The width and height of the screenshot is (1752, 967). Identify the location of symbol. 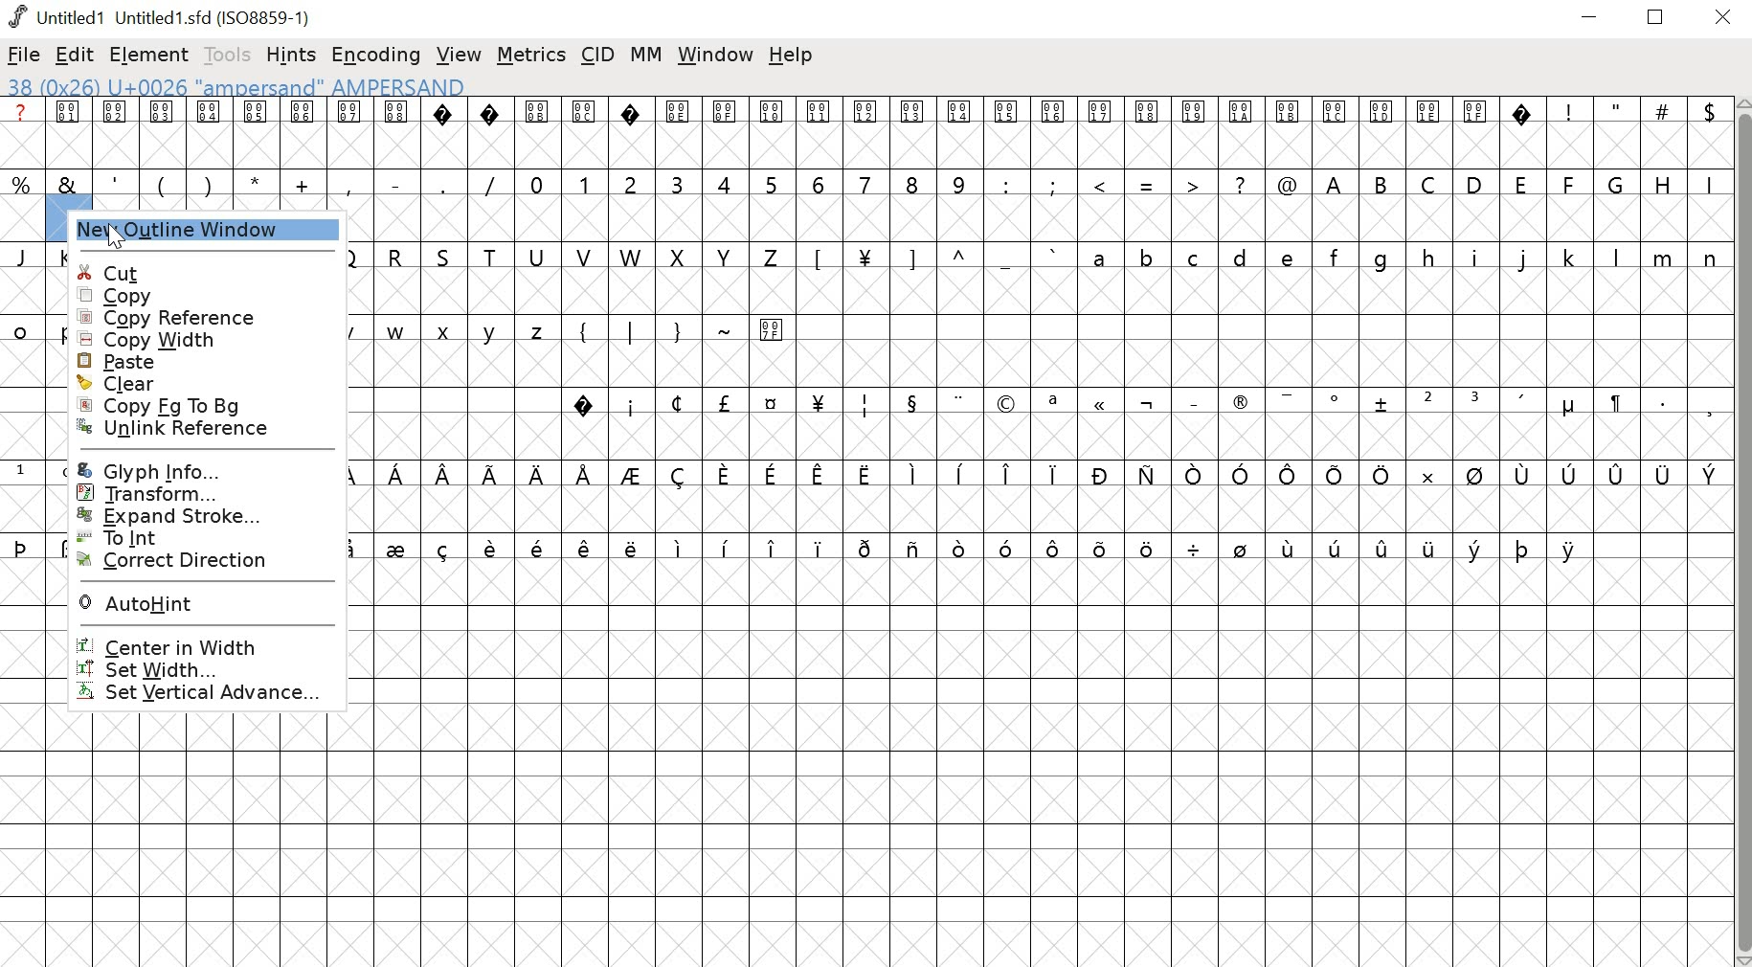
(1101, 474).